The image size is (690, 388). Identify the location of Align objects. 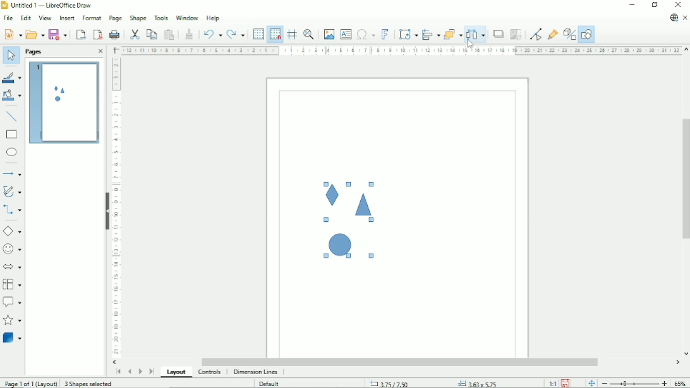
(431, 34).